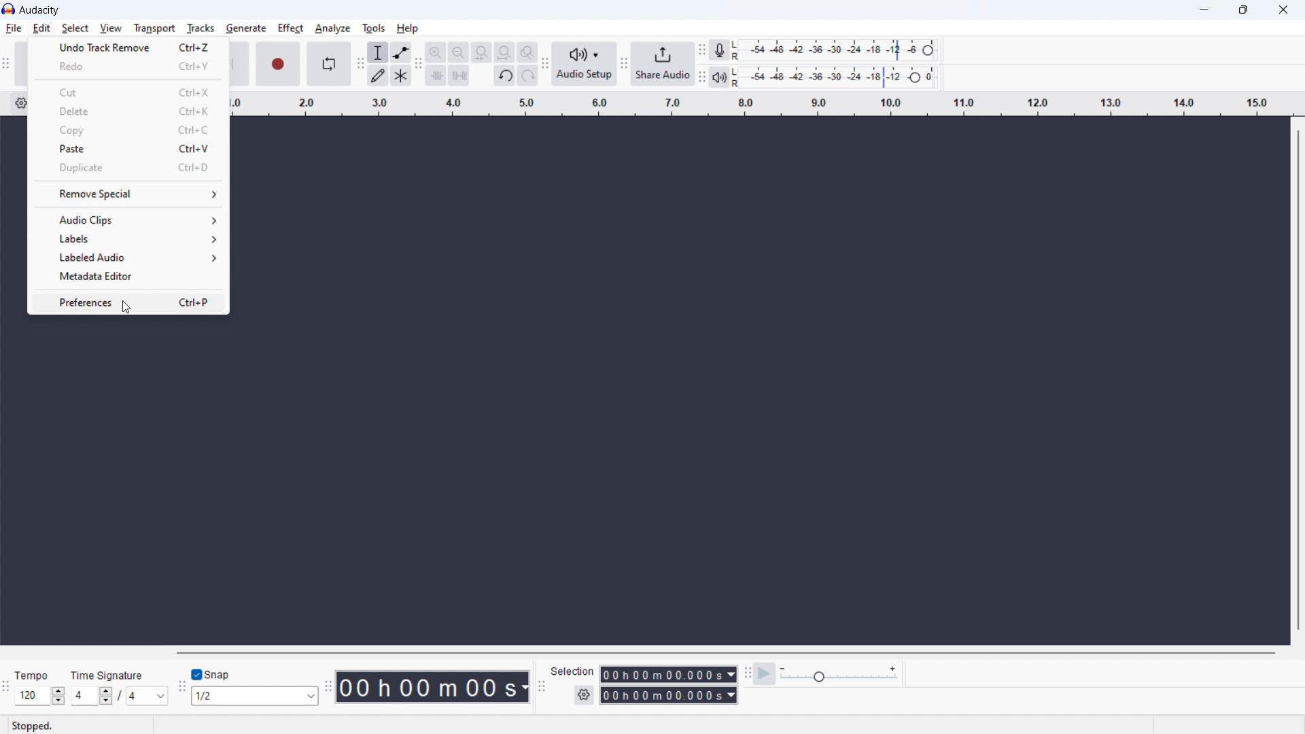 This screenshot has width=1305, height=734. Describe the element at coordinates (436, 75) in the screenshot. I see `trim audio outside selection` at that location.